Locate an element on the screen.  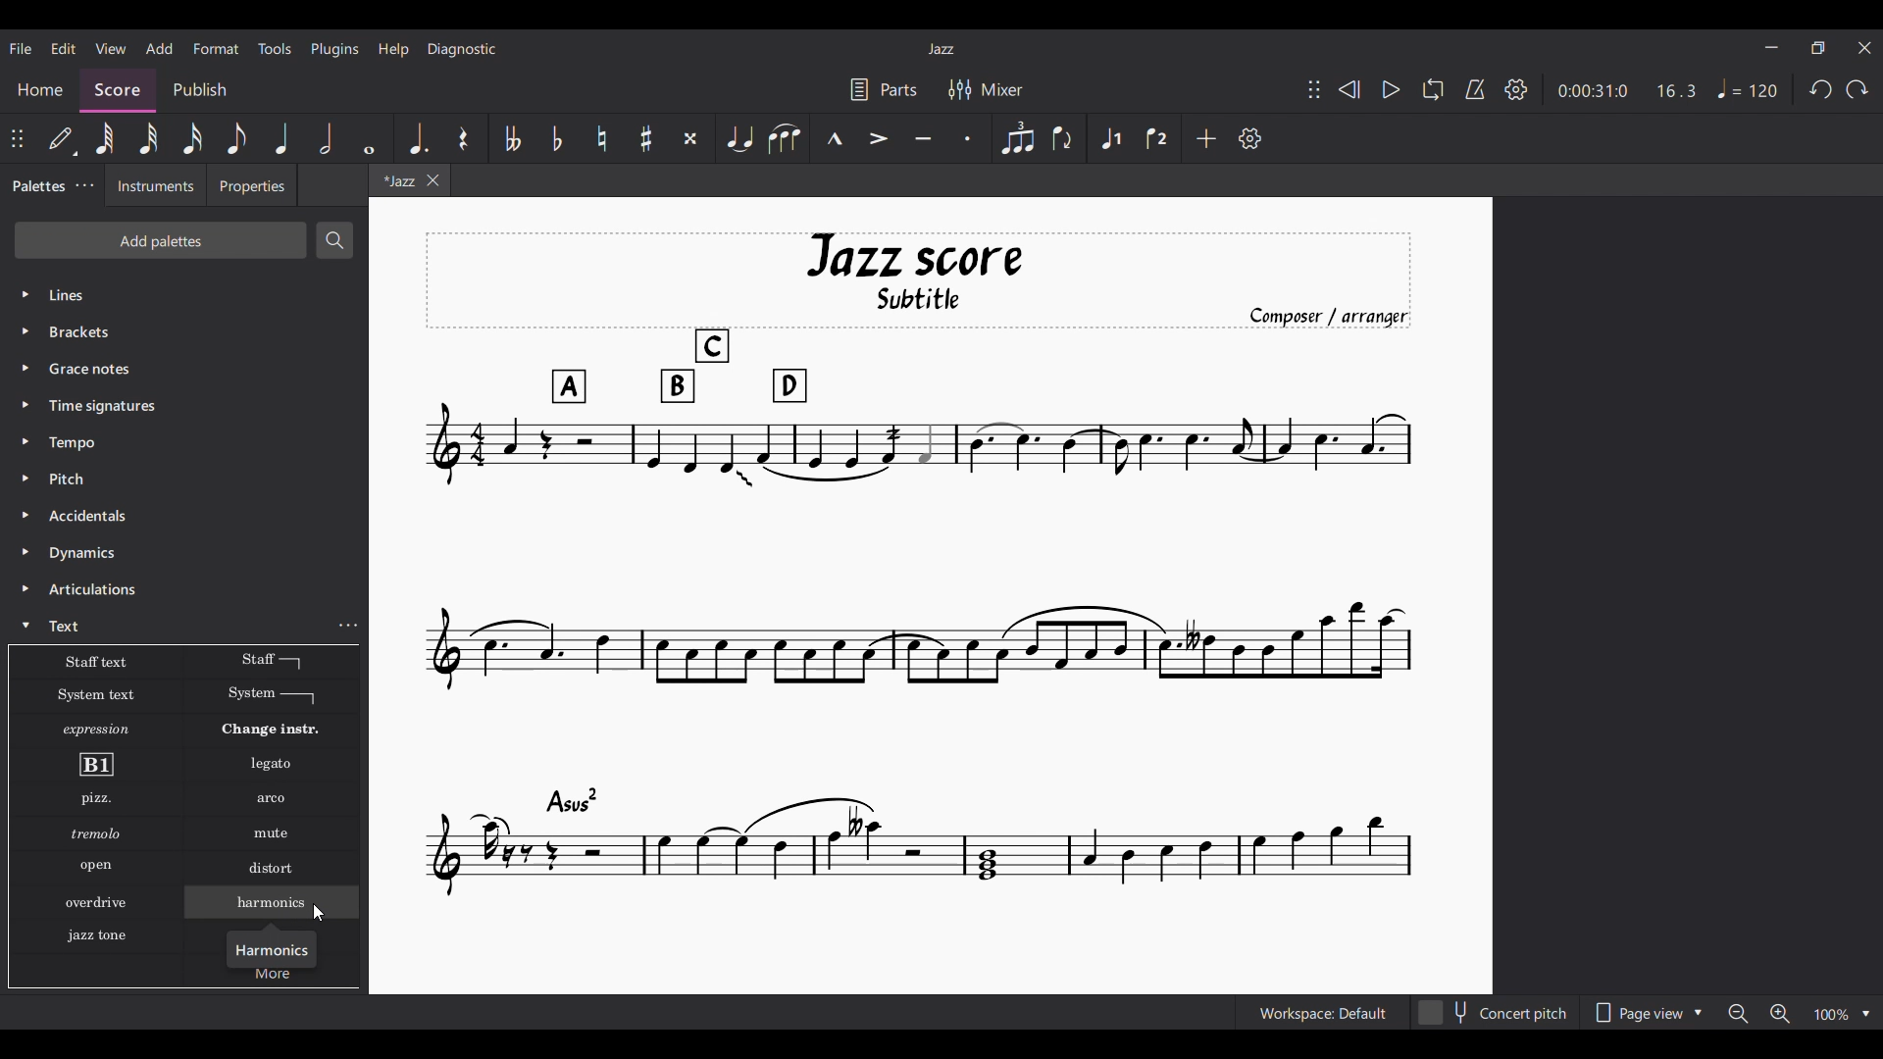
Palette options is located at coordinates (118, 295).